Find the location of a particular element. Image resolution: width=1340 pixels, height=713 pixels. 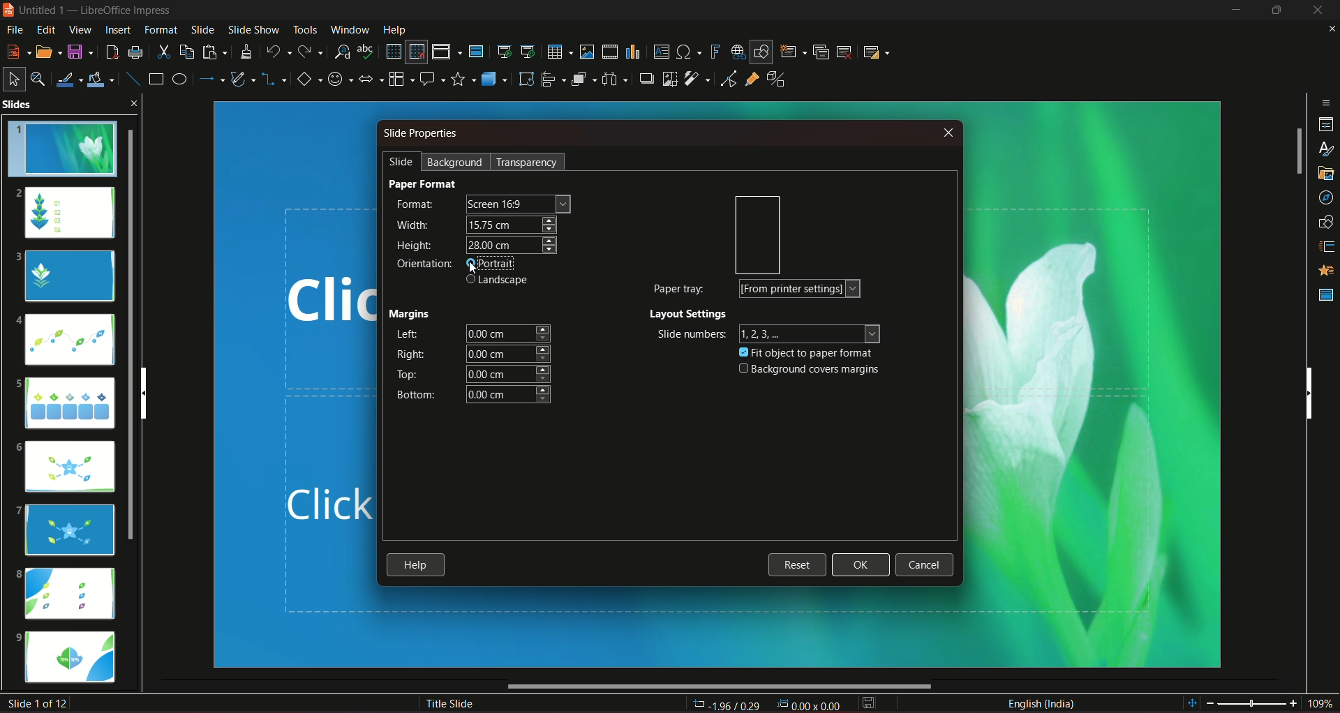

slide properties is located at coordinates (422, 135).